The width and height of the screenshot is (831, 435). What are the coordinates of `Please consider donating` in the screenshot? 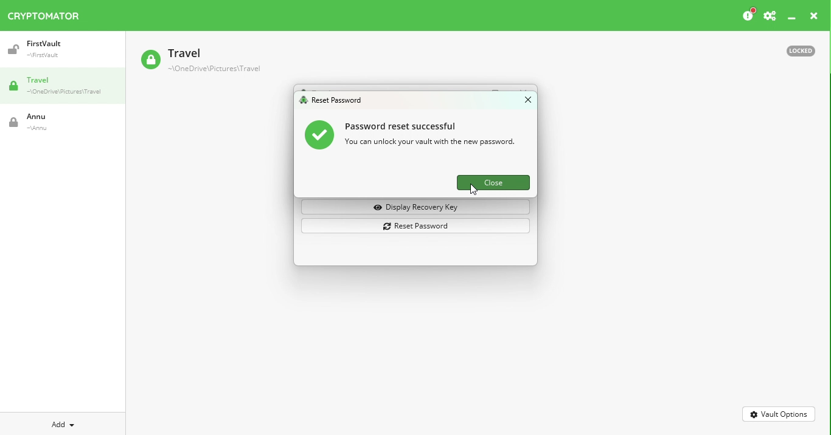 It's located at (748, 15).